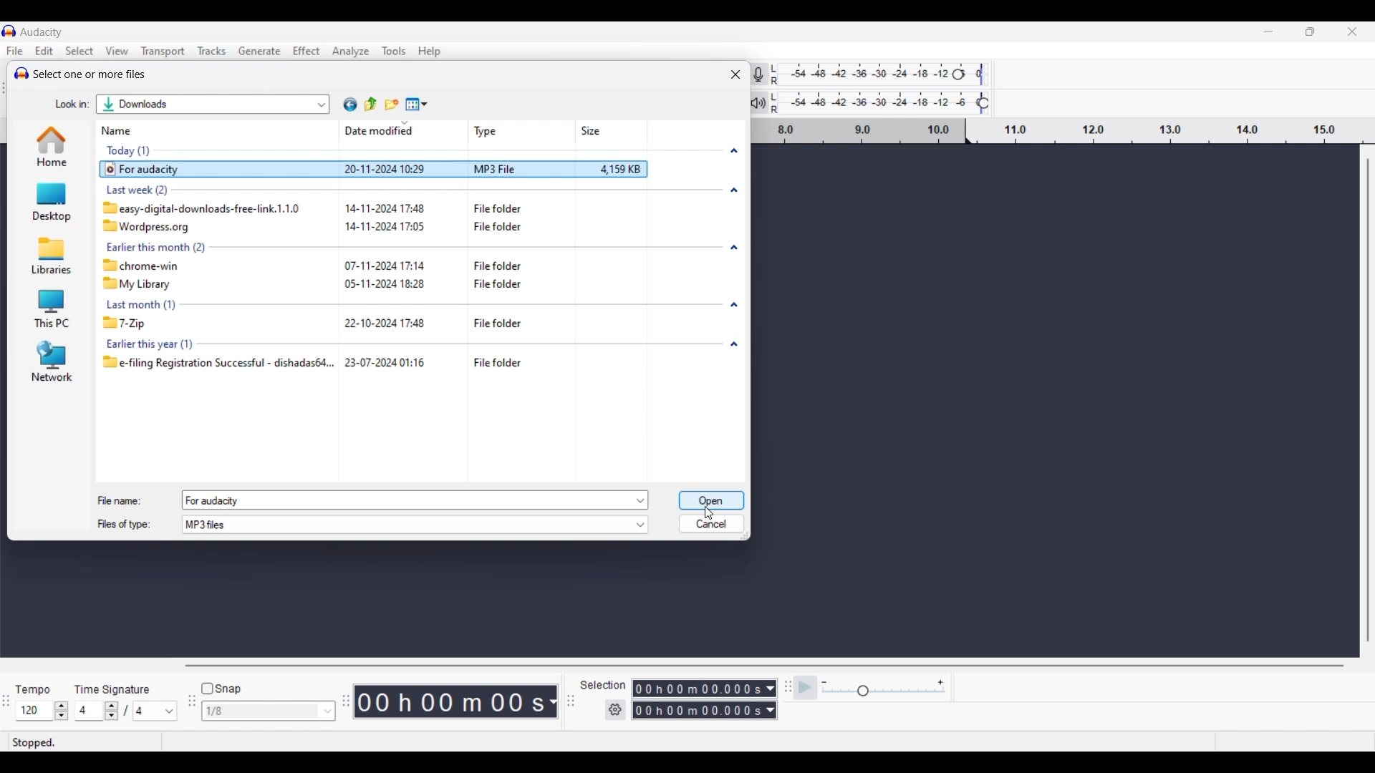  Describe the element at coordinates (132, 526) in the screenshot. I see `Files of type:` at that location.